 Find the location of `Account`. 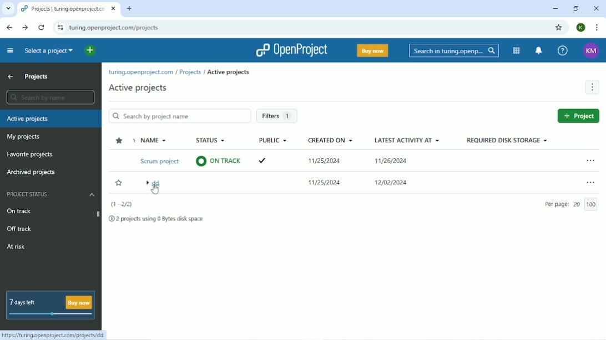

Account is located at coordinates (581, 28).